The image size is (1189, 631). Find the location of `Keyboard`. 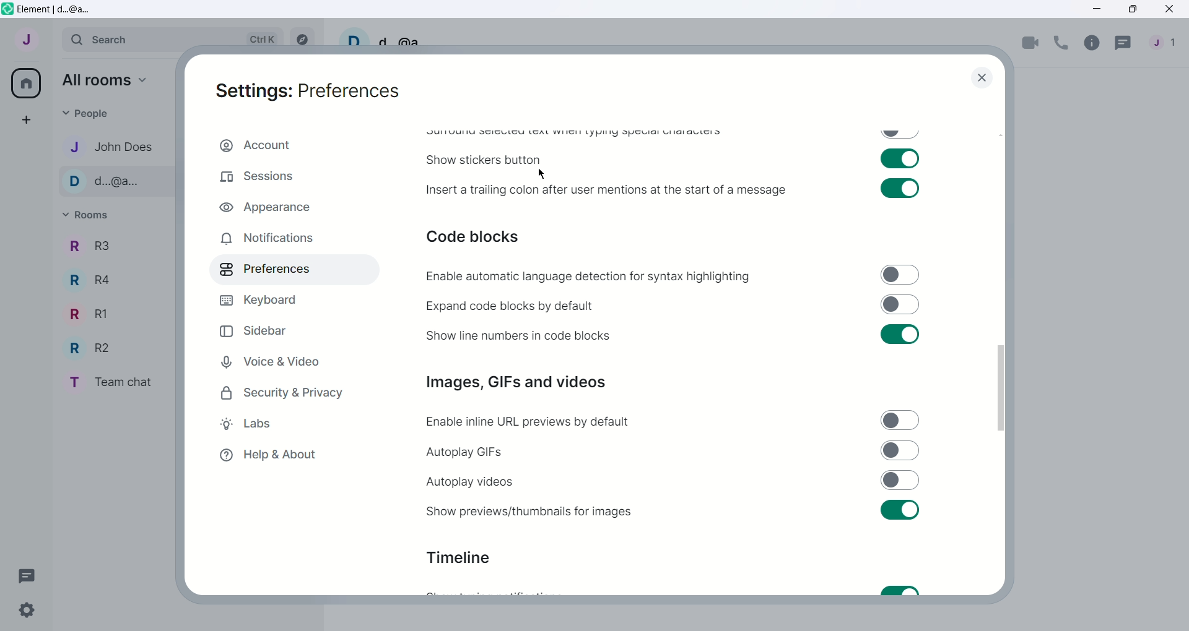

Keyboard is located at coordinates (276, 300).